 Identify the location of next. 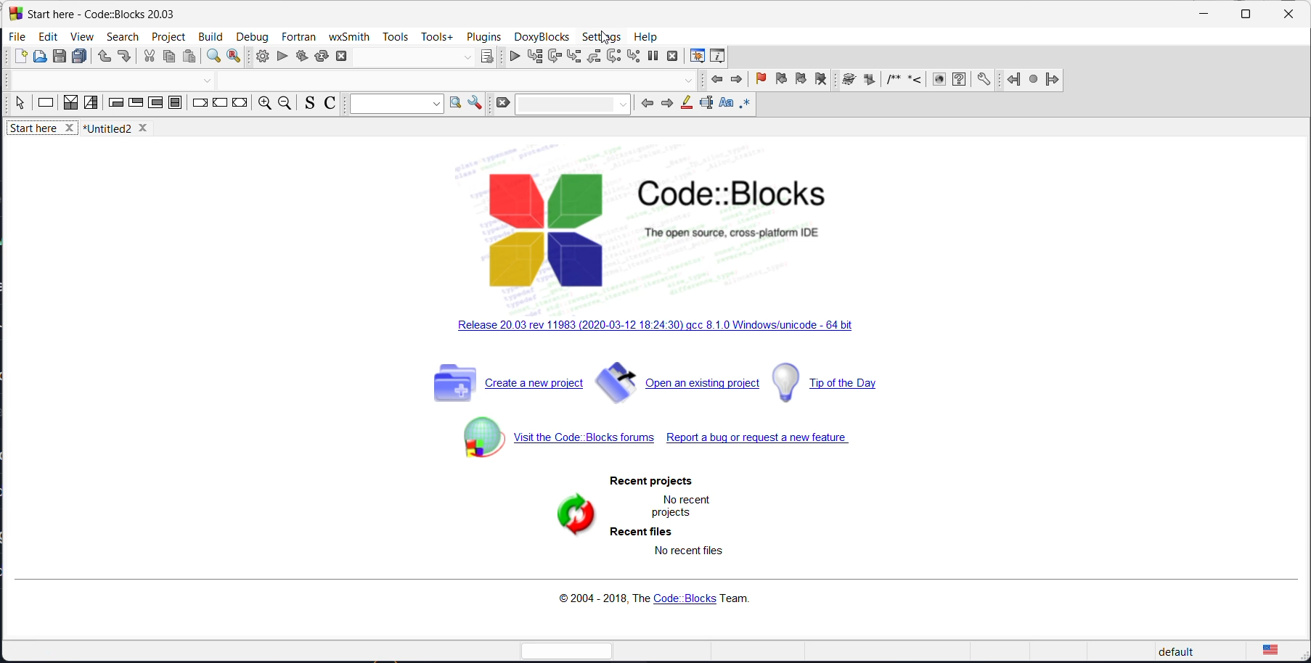
(737, 80).